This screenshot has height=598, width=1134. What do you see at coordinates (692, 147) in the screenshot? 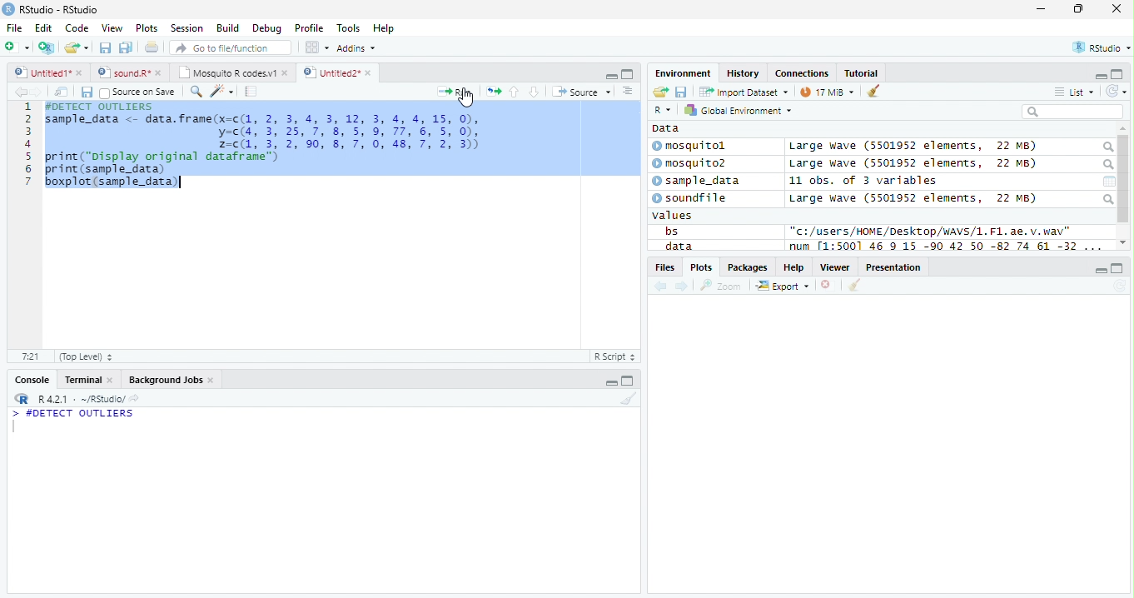
I see `mosquito1` at bounding box center [692, 147].